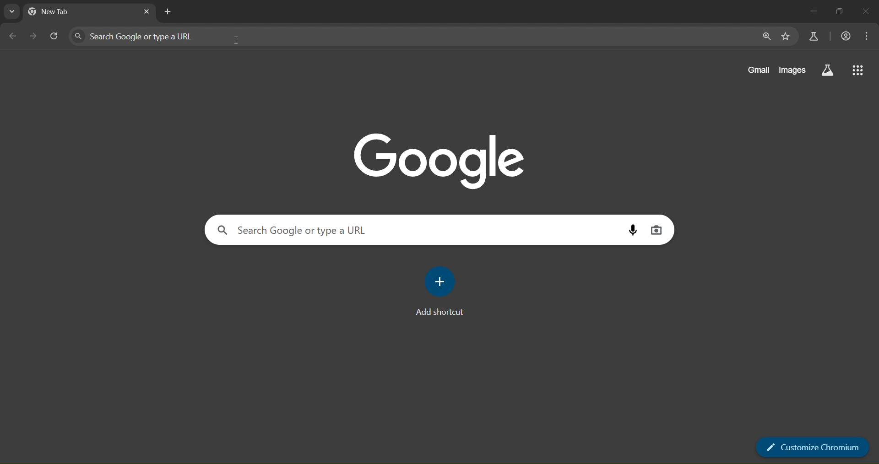  What do you see at coordinates (792, 70) in the screenshot?
I see `images` at bounding box center [792, 70].